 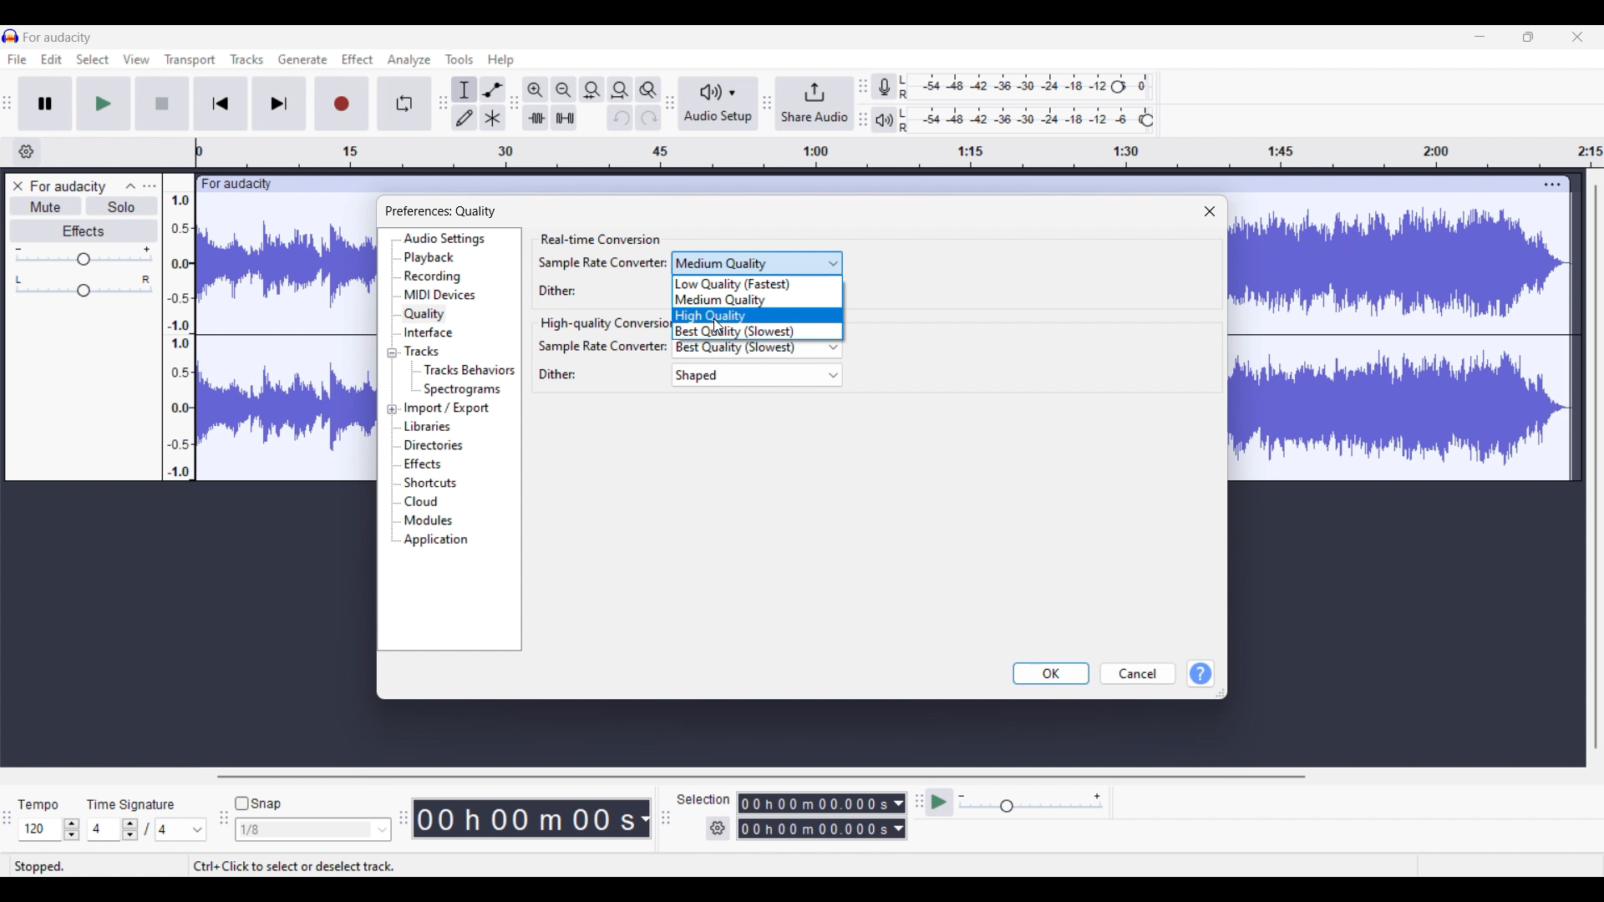 I want to click on Fit selection to width, so click(x=591, y=89).